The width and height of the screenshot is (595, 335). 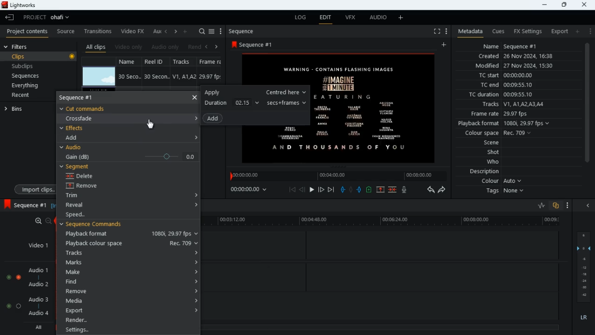 I want to click on timeline, so click(x=381, y=327).